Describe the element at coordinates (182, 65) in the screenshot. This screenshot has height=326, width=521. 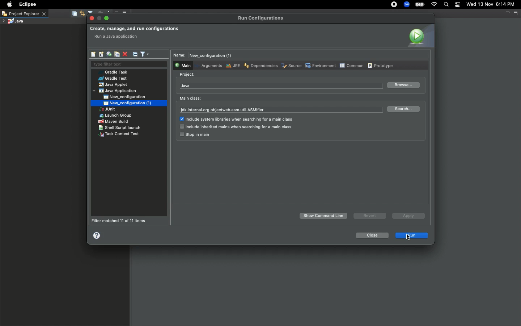
I see `Main` at that location.